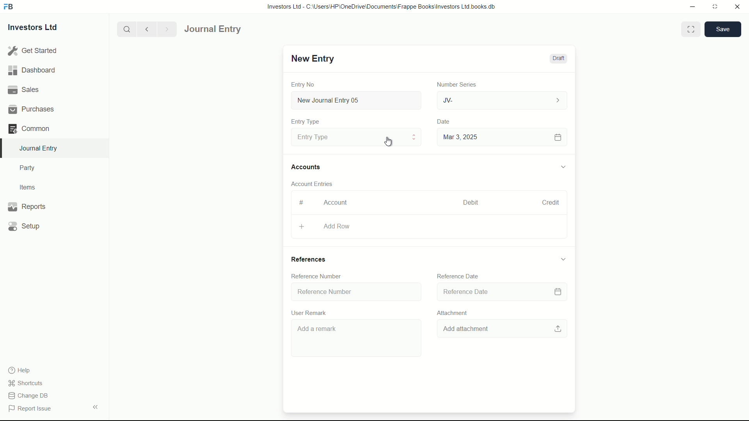 The height and width of the screenshot is (421, 749). Describe the element at coordinates (547, 203) in the screenshot. I see `Credit` at that location.